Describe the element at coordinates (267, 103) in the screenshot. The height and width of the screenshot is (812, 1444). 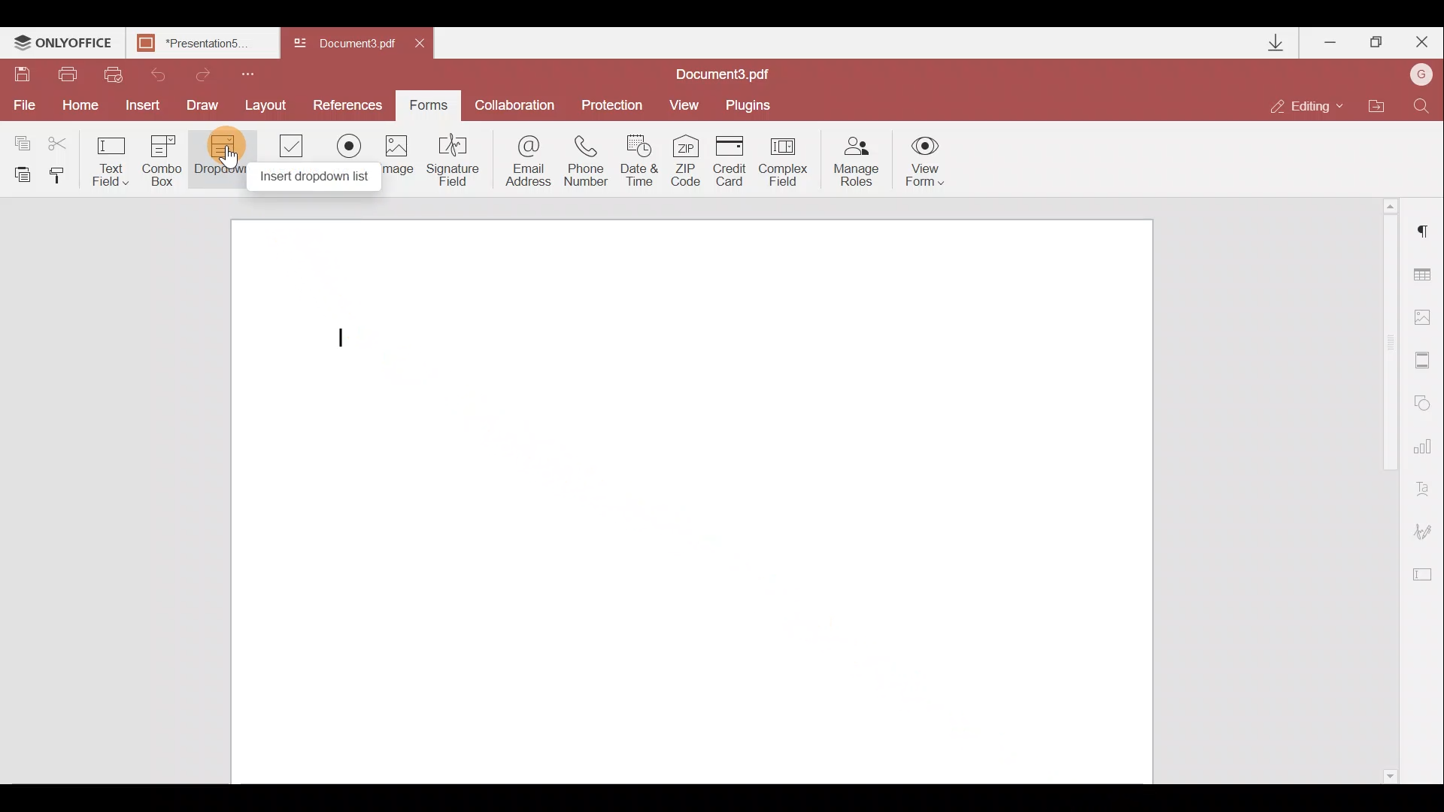
I see `Layout` at that location.